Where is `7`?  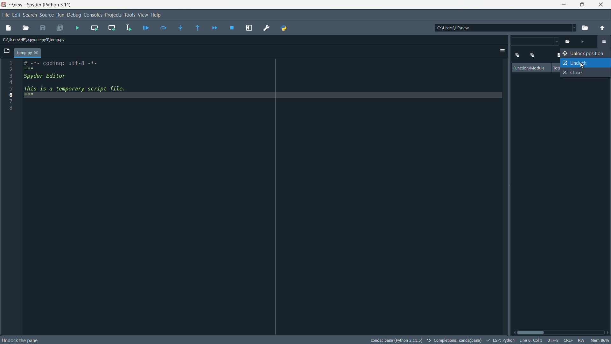 7 is located at coordinates (11, 101).